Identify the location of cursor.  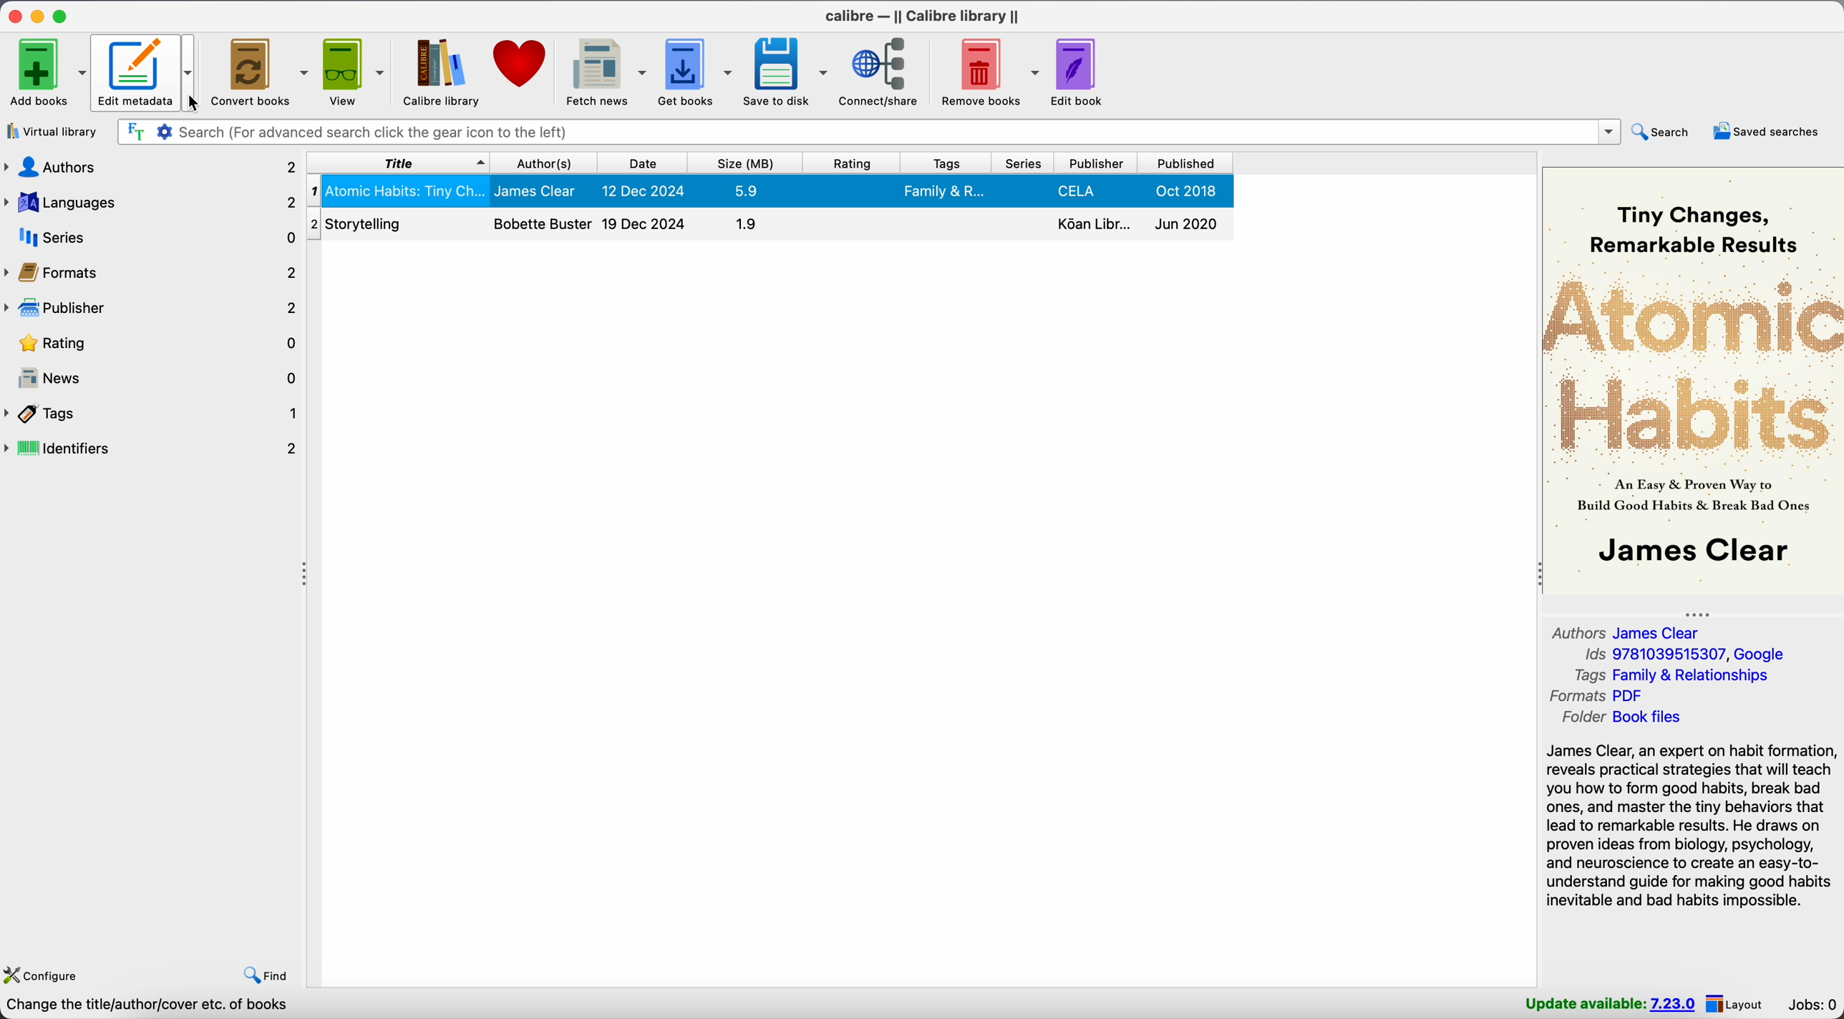
(198, 102).